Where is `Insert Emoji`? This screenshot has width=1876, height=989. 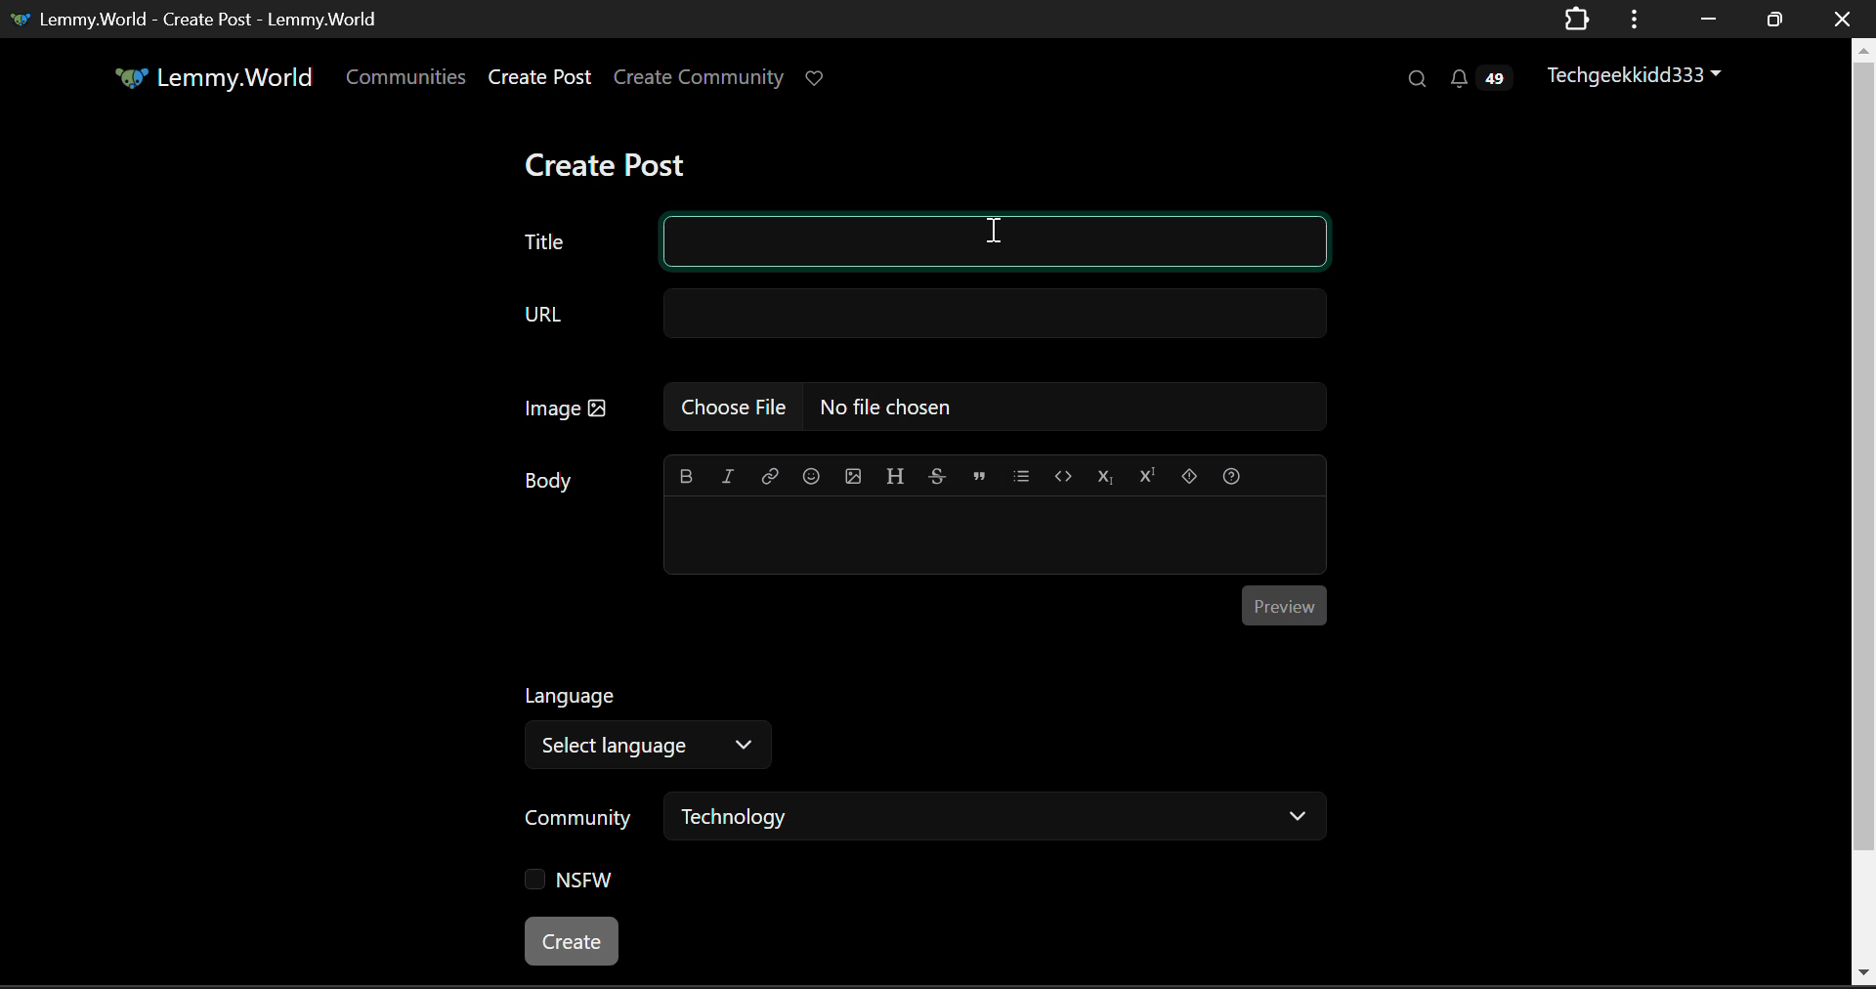
Insert Emoji is located at coordinates (811, 477).